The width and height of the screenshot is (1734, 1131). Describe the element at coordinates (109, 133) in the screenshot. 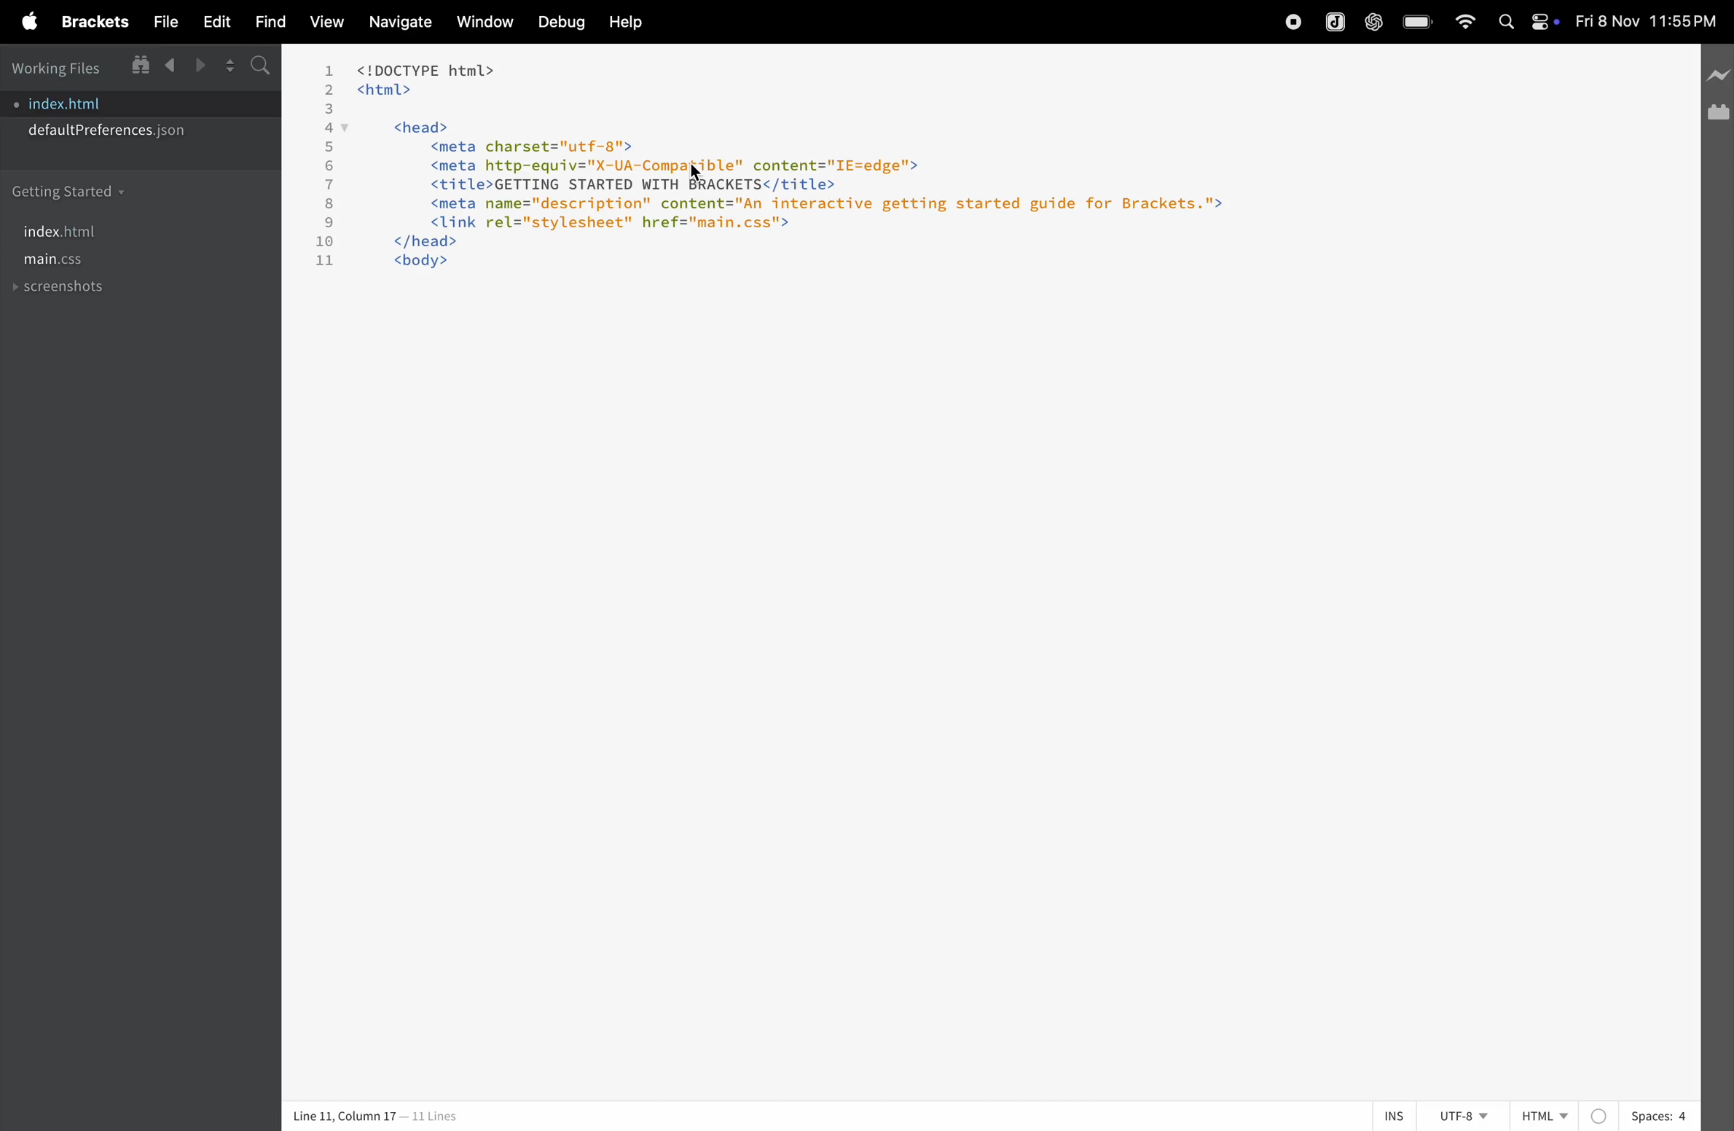

I see `defaultprefrences.json` at that location.